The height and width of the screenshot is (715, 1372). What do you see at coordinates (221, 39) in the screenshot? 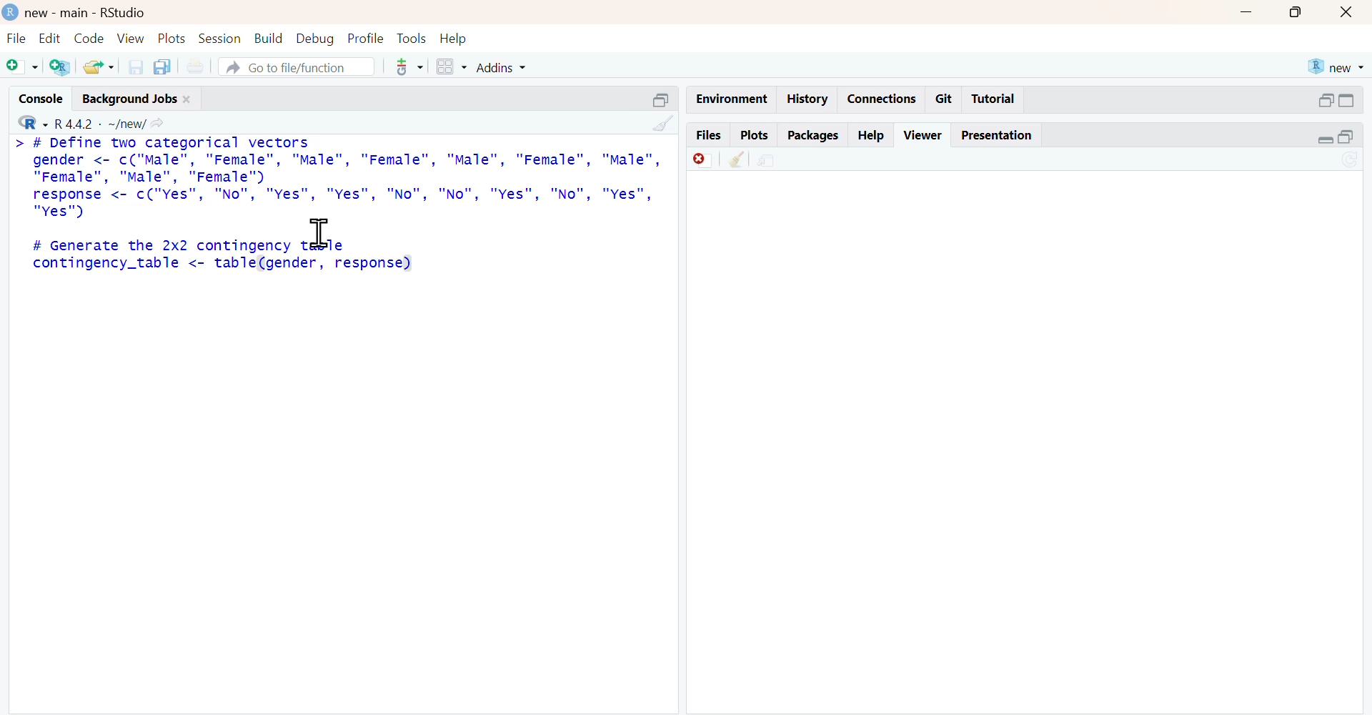
I see `session` at bounding box center [221, 39].